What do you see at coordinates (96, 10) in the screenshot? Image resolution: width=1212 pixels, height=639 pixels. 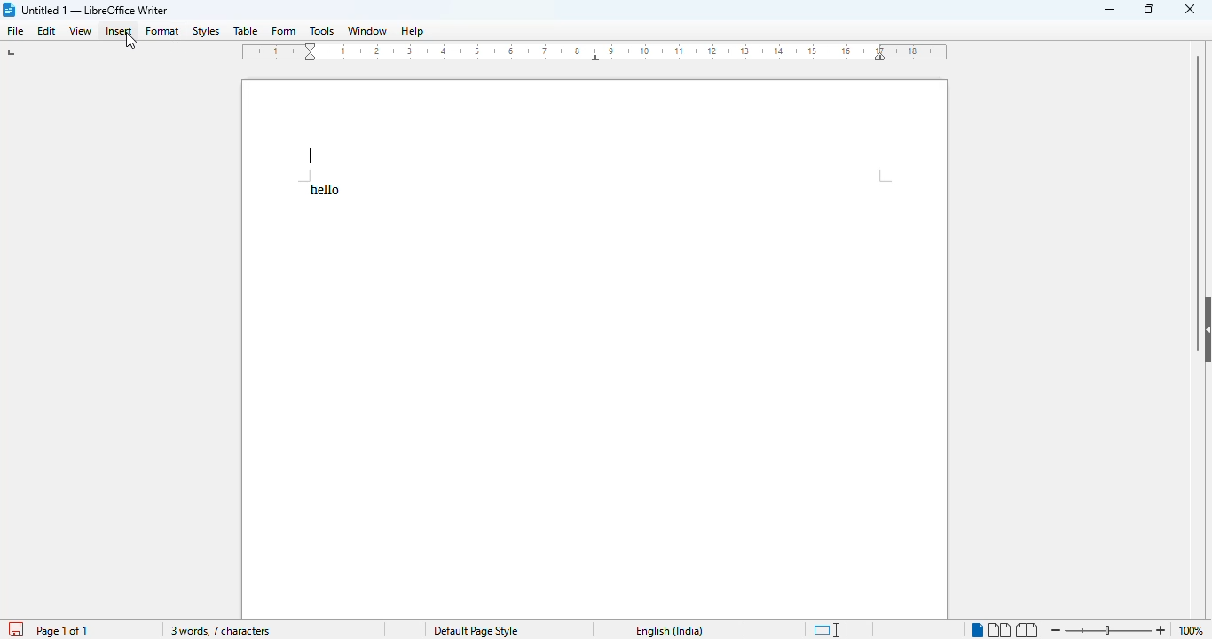 I see `title` at bounding box center [96, 10].